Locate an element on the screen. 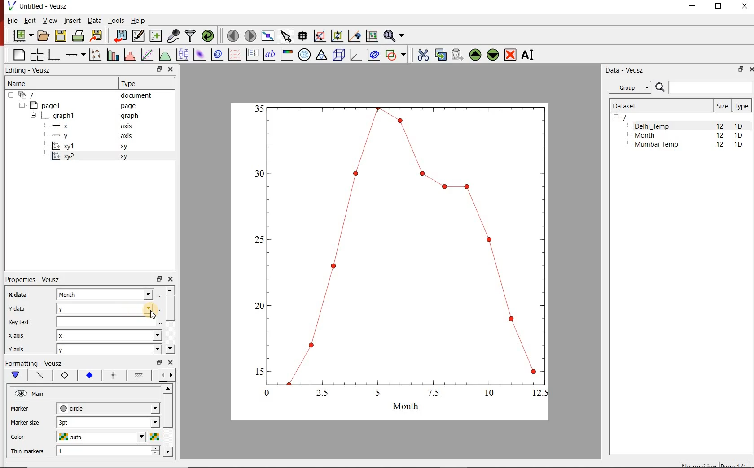 The height and width of the screenshot is (468, 754). arrange graphs in a grid is located at coordinates (36, 55).